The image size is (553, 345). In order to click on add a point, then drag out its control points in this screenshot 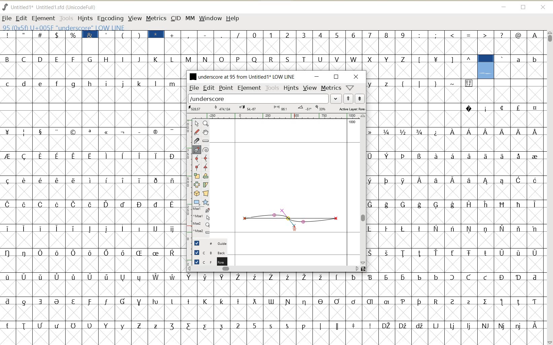, I will do `click(197, 150)`.